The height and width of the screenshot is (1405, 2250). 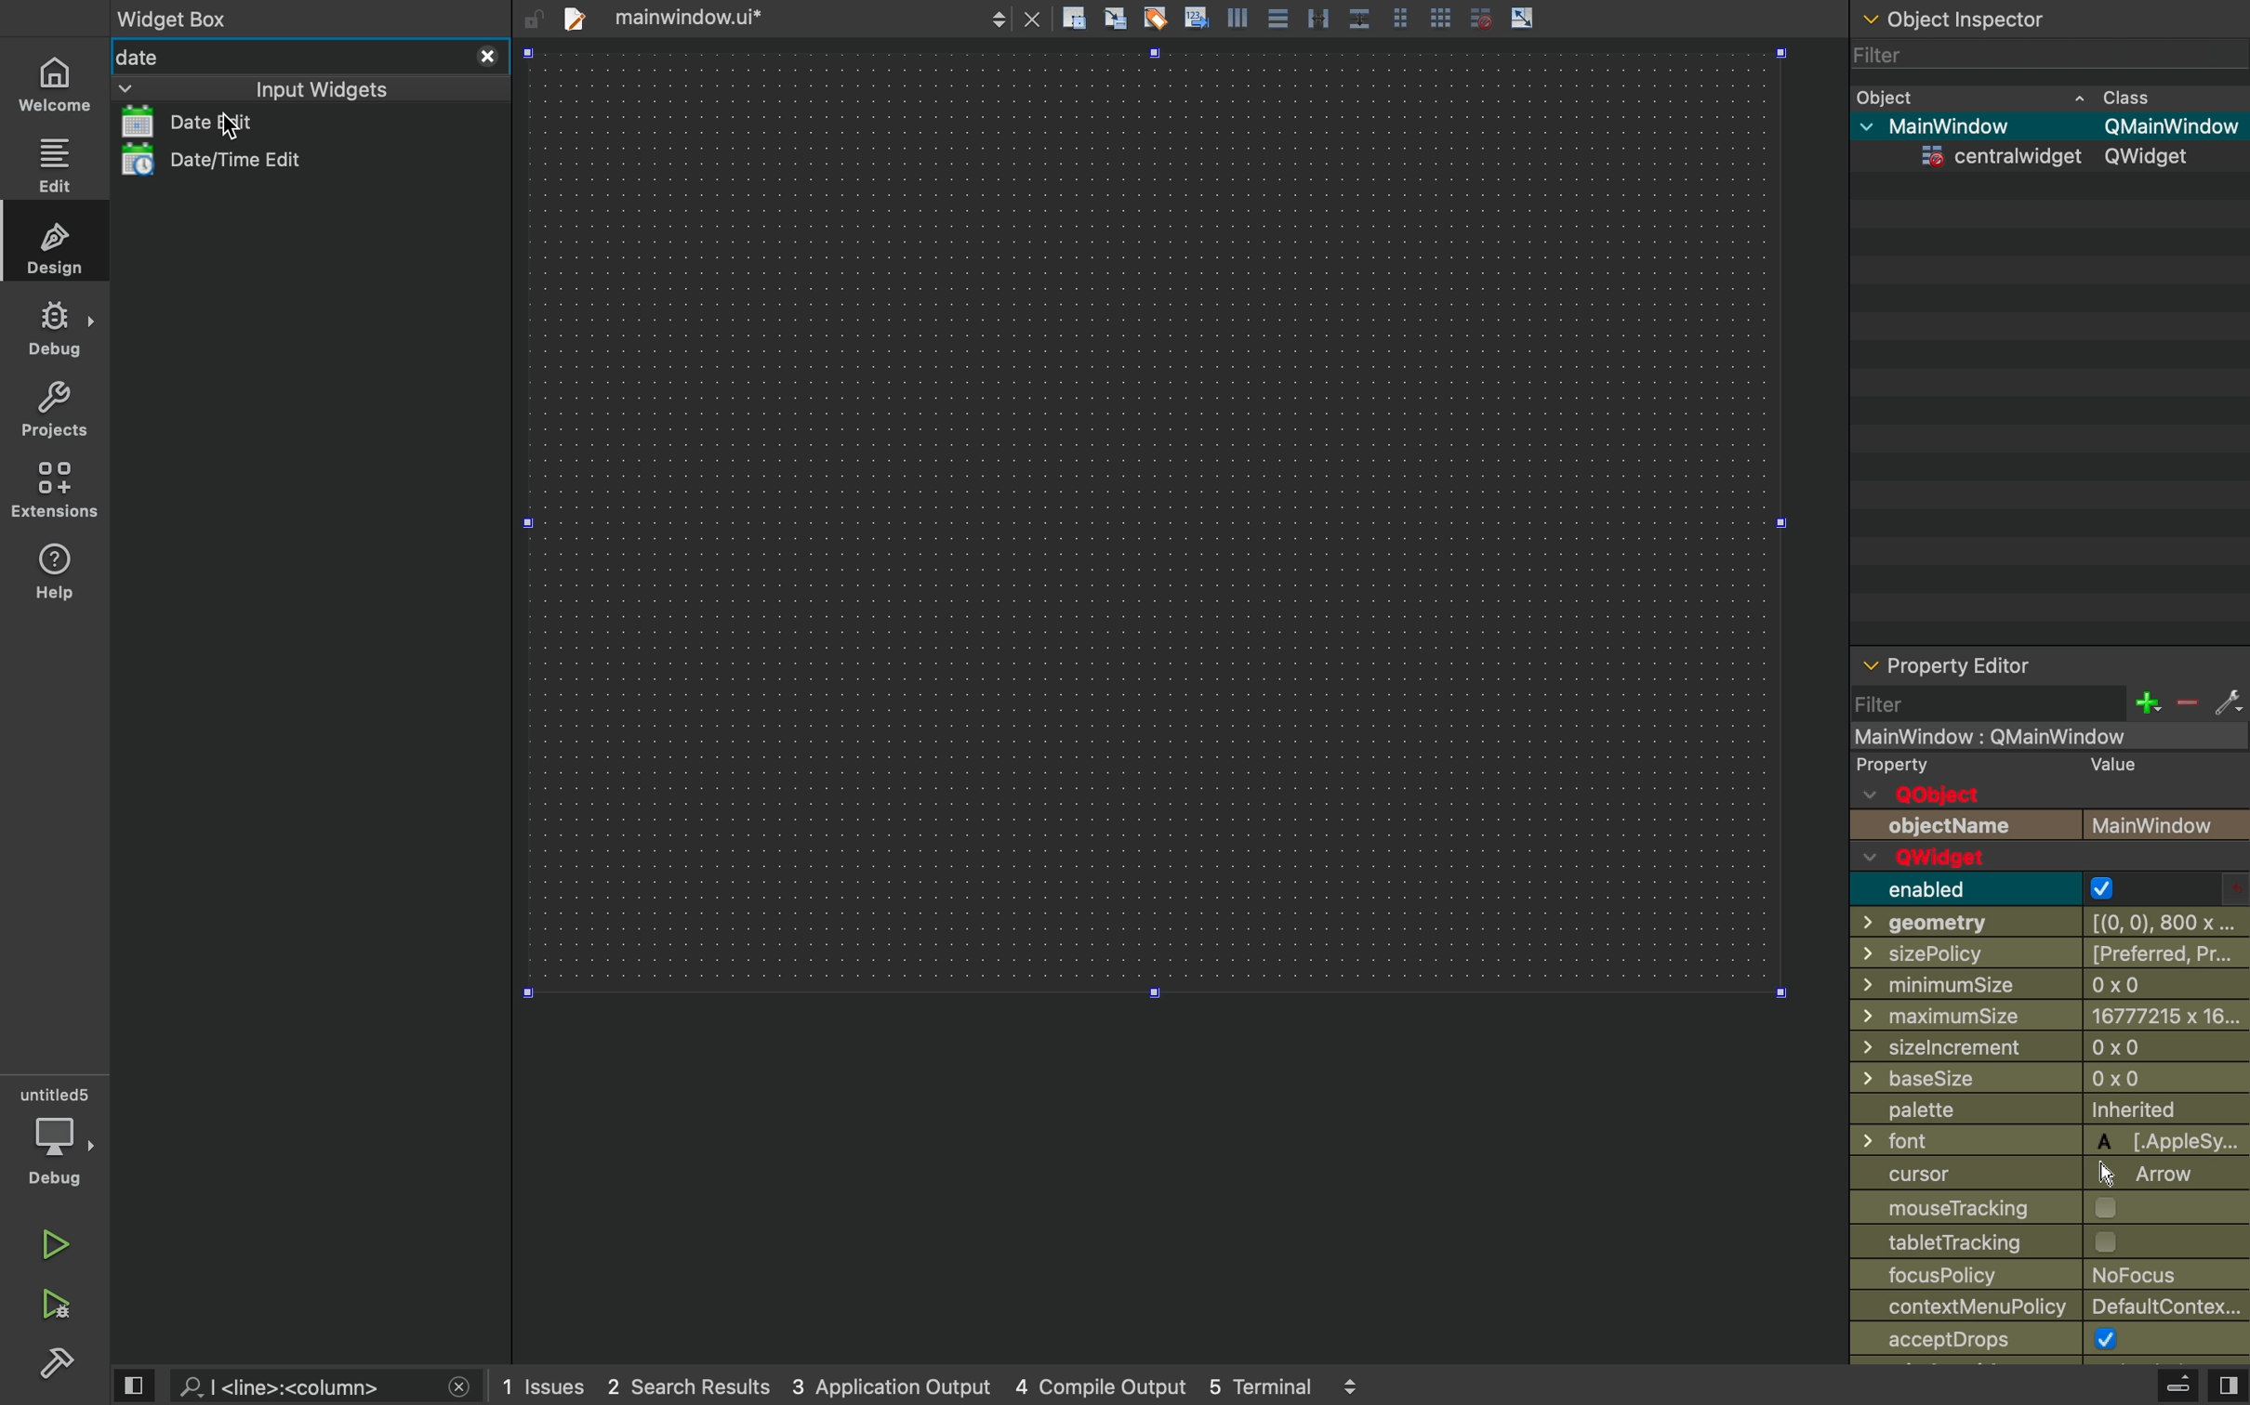 What do you see at coordinates (2047, 663) in the screenshot?
I see `property editor` at bounding box center [2047, 663].